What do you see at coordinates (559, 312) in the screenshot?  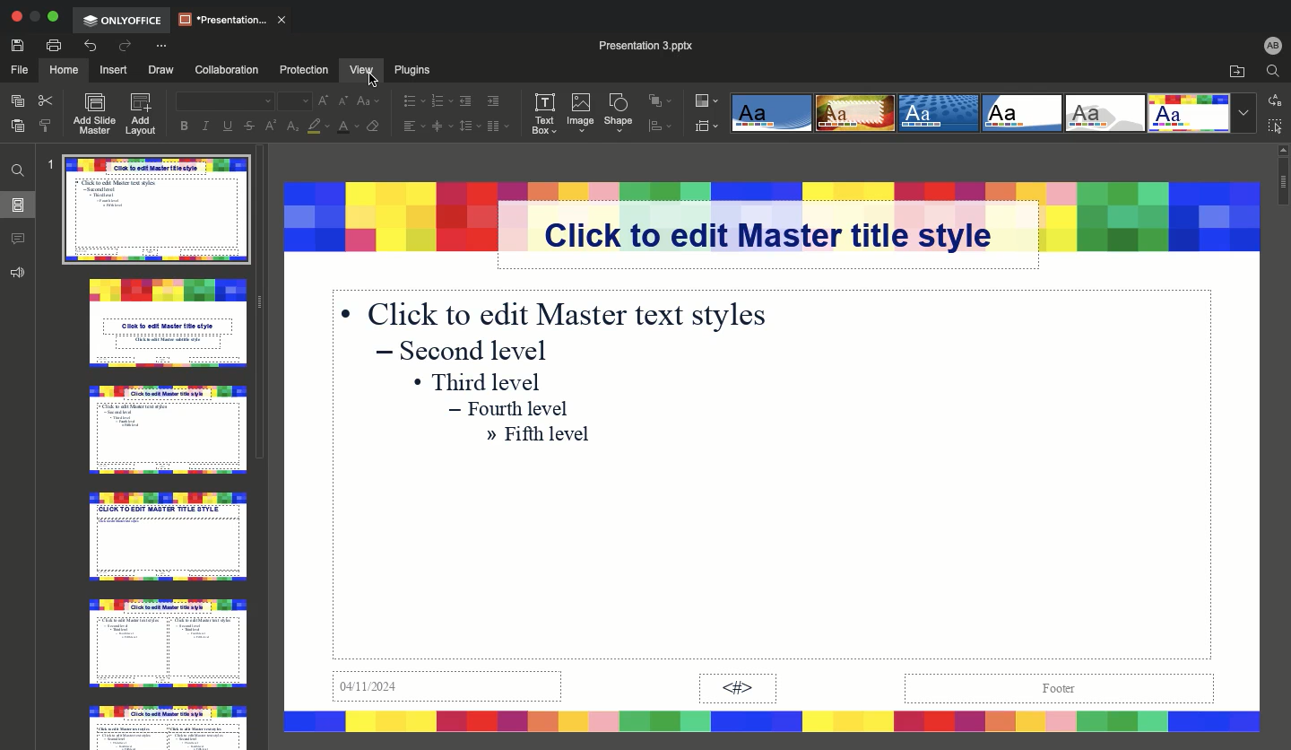 I see `¢ Click to edit Master text styles` at bounding box center [559, 312].